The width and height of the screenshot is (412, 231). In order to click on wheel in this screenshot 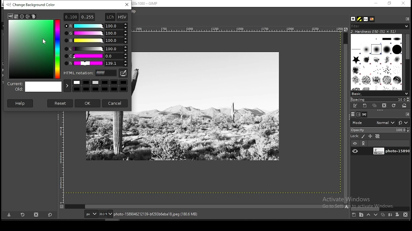, I will do `click(28, 16)`.